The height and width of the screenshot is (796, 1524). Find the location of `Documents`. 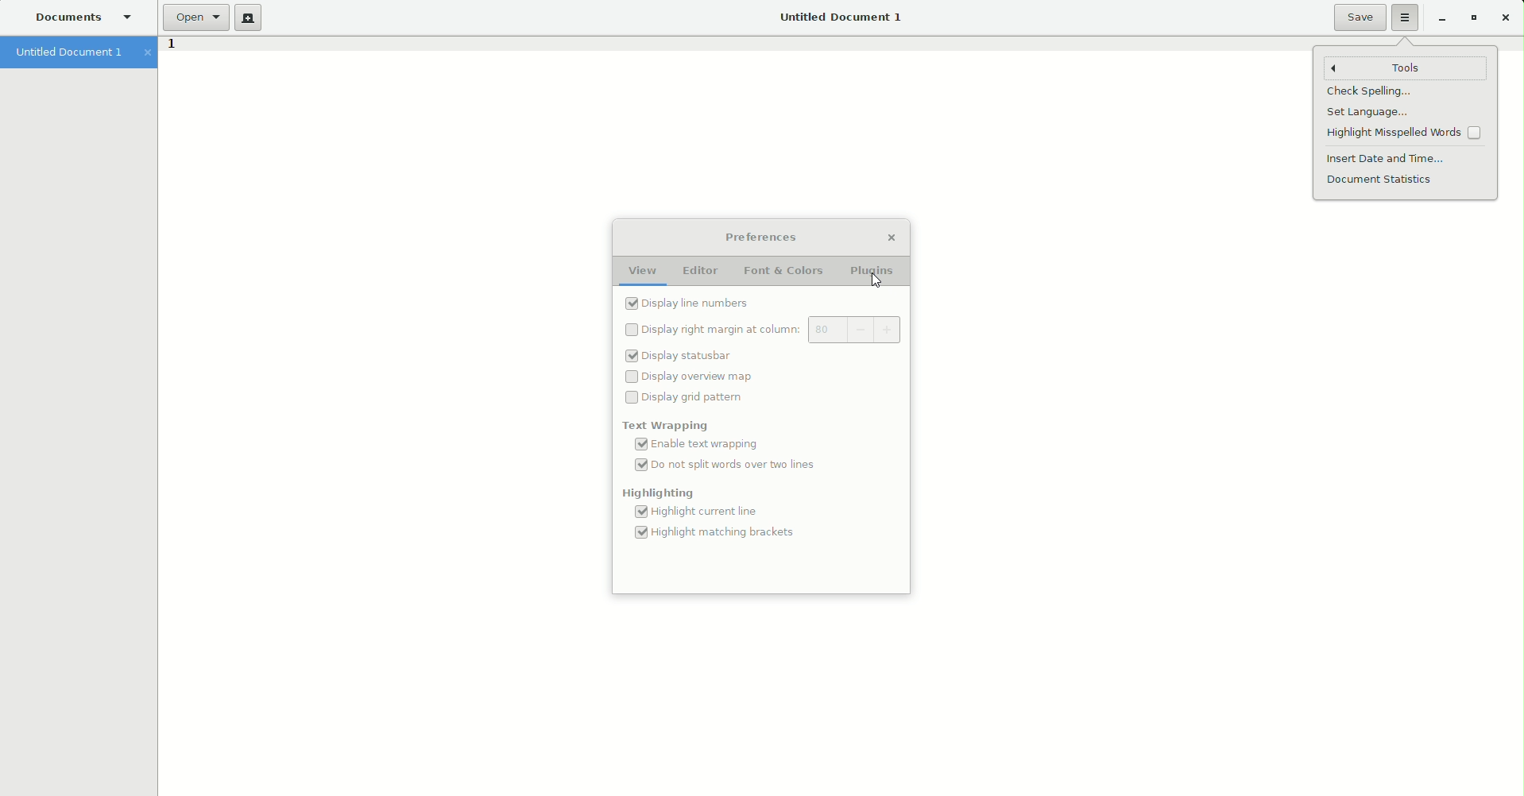

Documents is located at coordinates (84, 17).